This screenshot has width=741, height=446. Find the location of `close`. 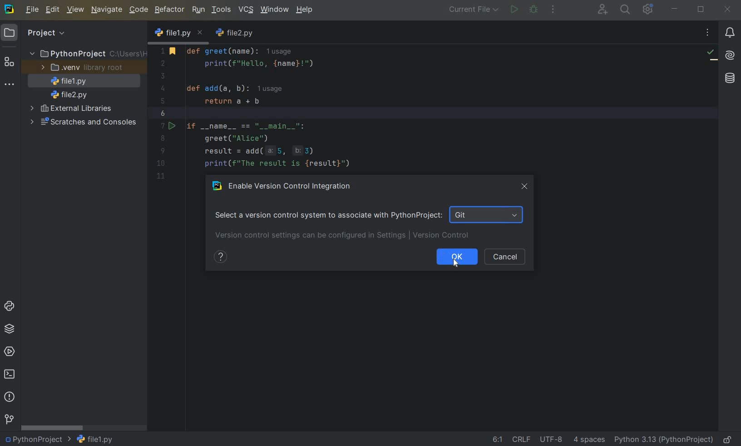

close is located at coordinates (729, 10).